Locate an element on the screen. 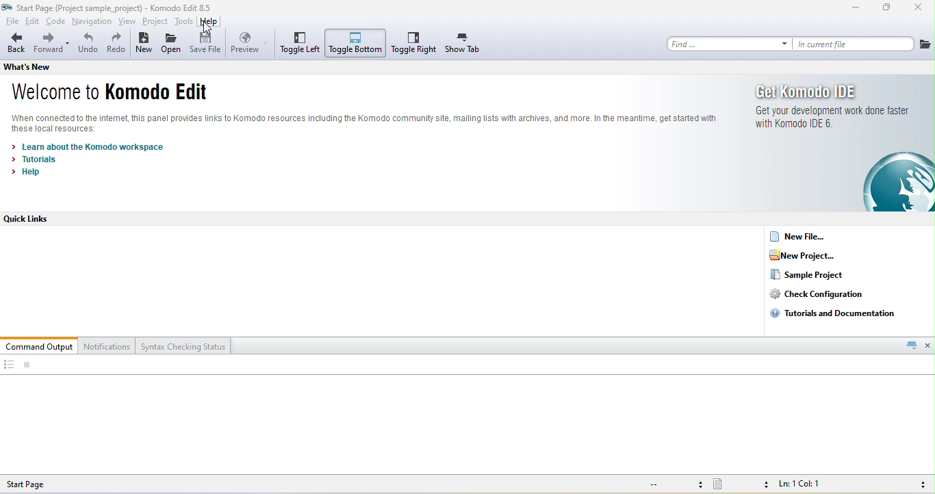  toggle left is located at coordinates (299, 43).